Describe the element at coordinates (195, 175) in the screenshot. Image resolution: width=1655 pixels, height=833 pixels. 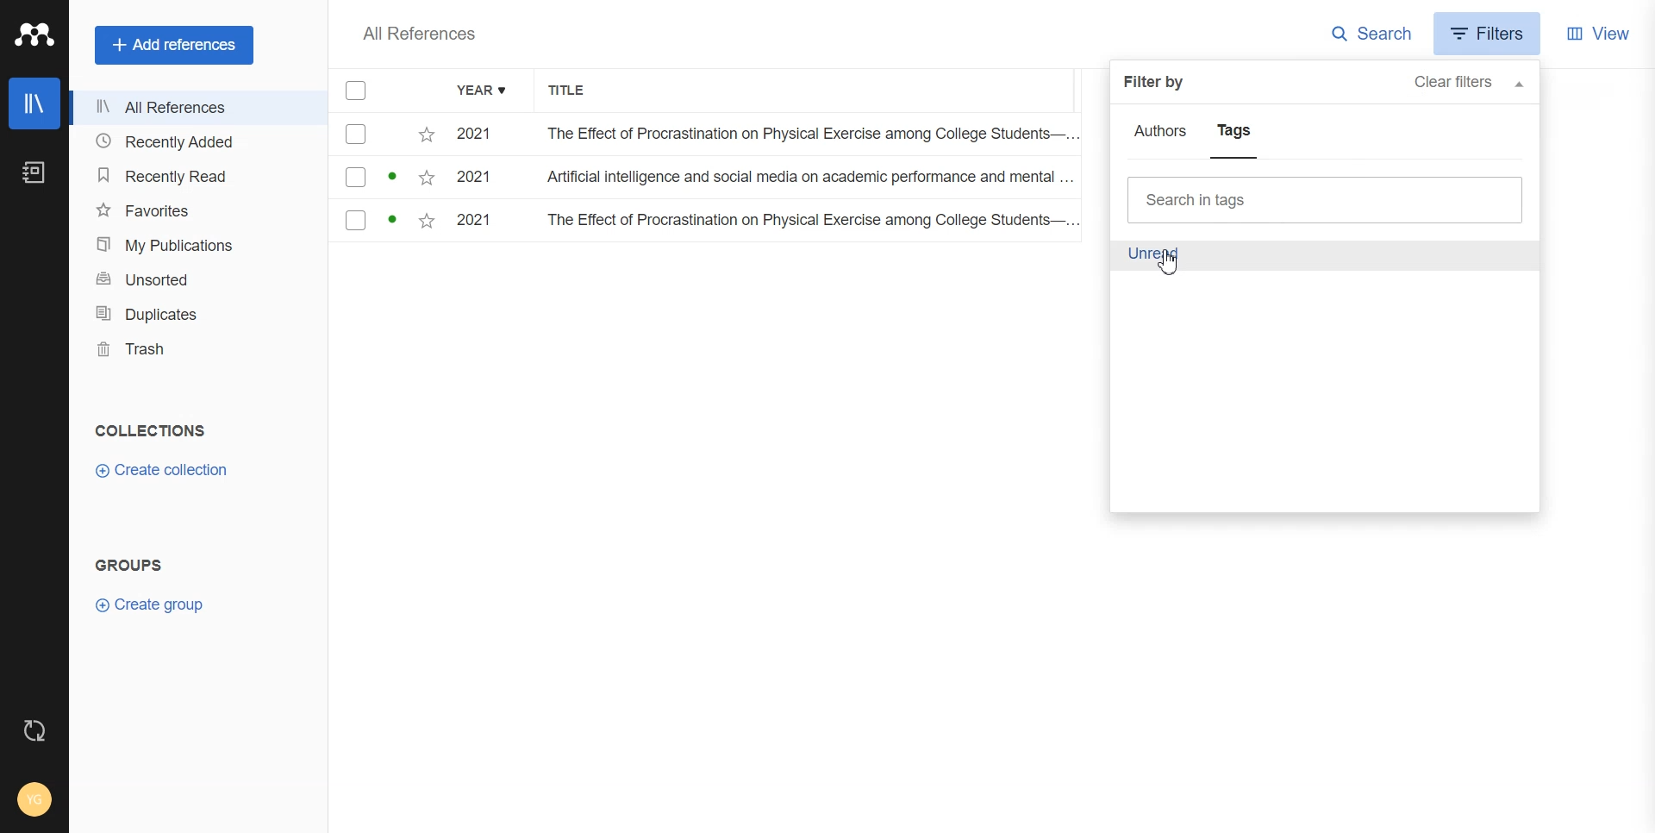
I see `Recently Read` at that location.